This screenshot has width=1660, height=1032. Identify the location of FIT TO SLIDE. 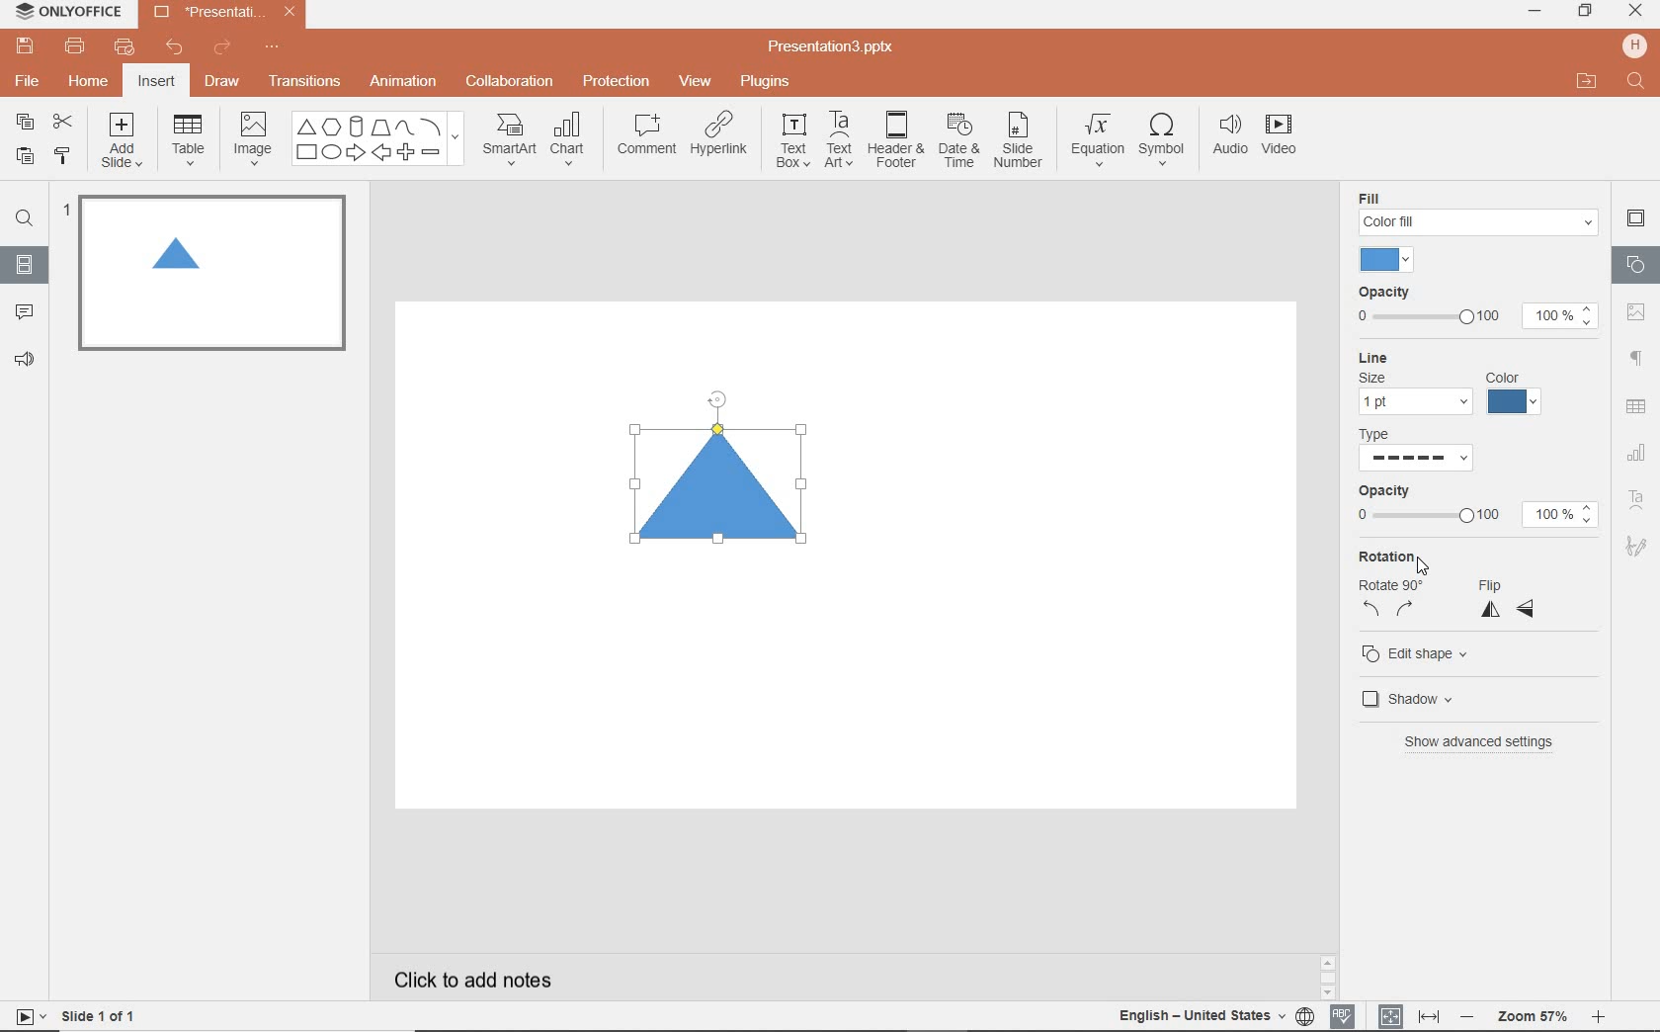
(1389, 1017).